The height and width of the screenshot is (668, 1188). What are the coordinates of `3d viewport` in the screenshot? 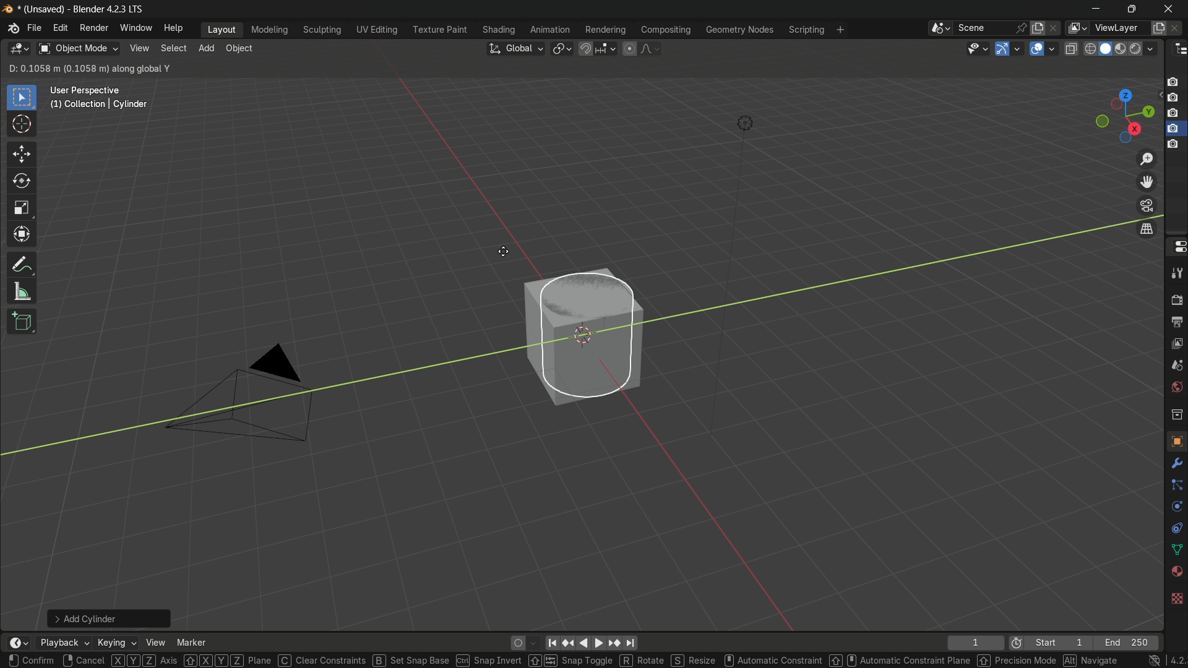 It's located at (19, 49).